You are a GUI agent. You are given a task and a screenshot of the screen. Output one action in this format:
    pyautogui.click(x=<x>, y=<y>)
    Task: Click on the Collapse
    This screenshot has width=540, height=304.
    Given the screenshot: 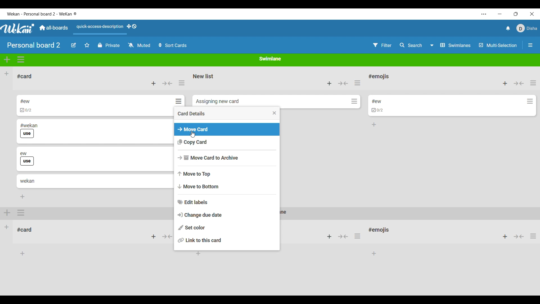 What is the action you would take?
    pyautogui.click(x=343, y=83)
    